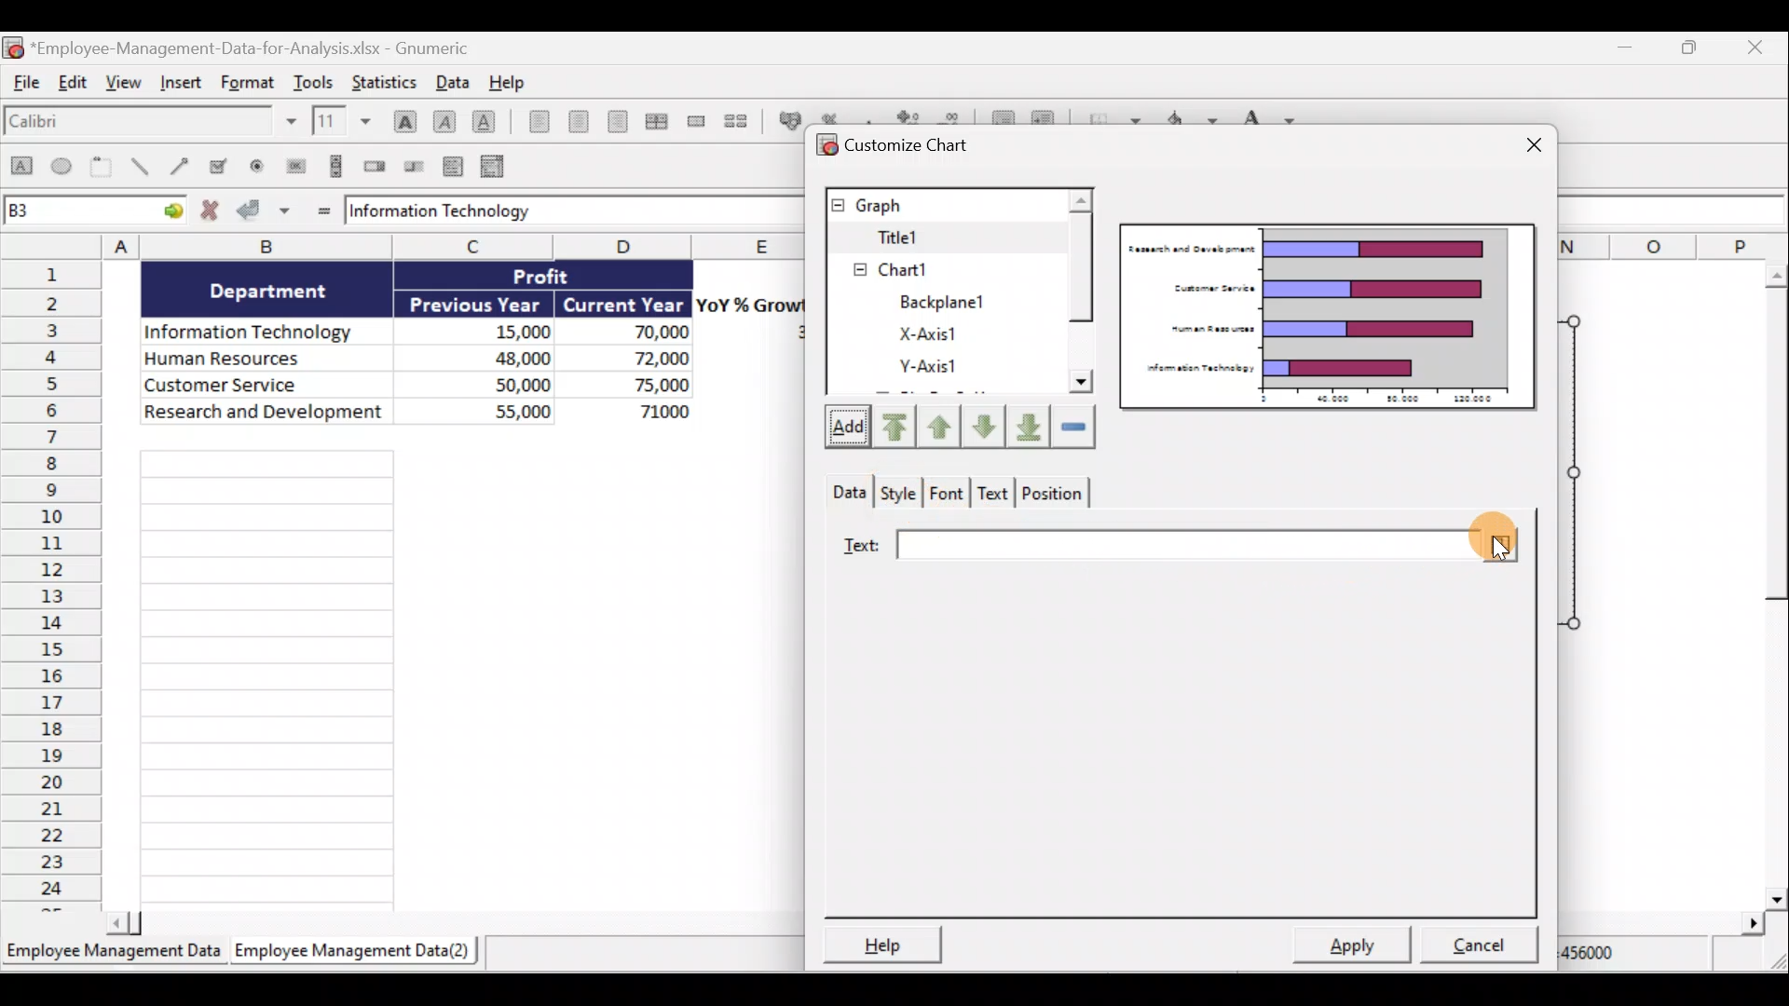  I want to click on Employee Management Data, so click(113, 949).